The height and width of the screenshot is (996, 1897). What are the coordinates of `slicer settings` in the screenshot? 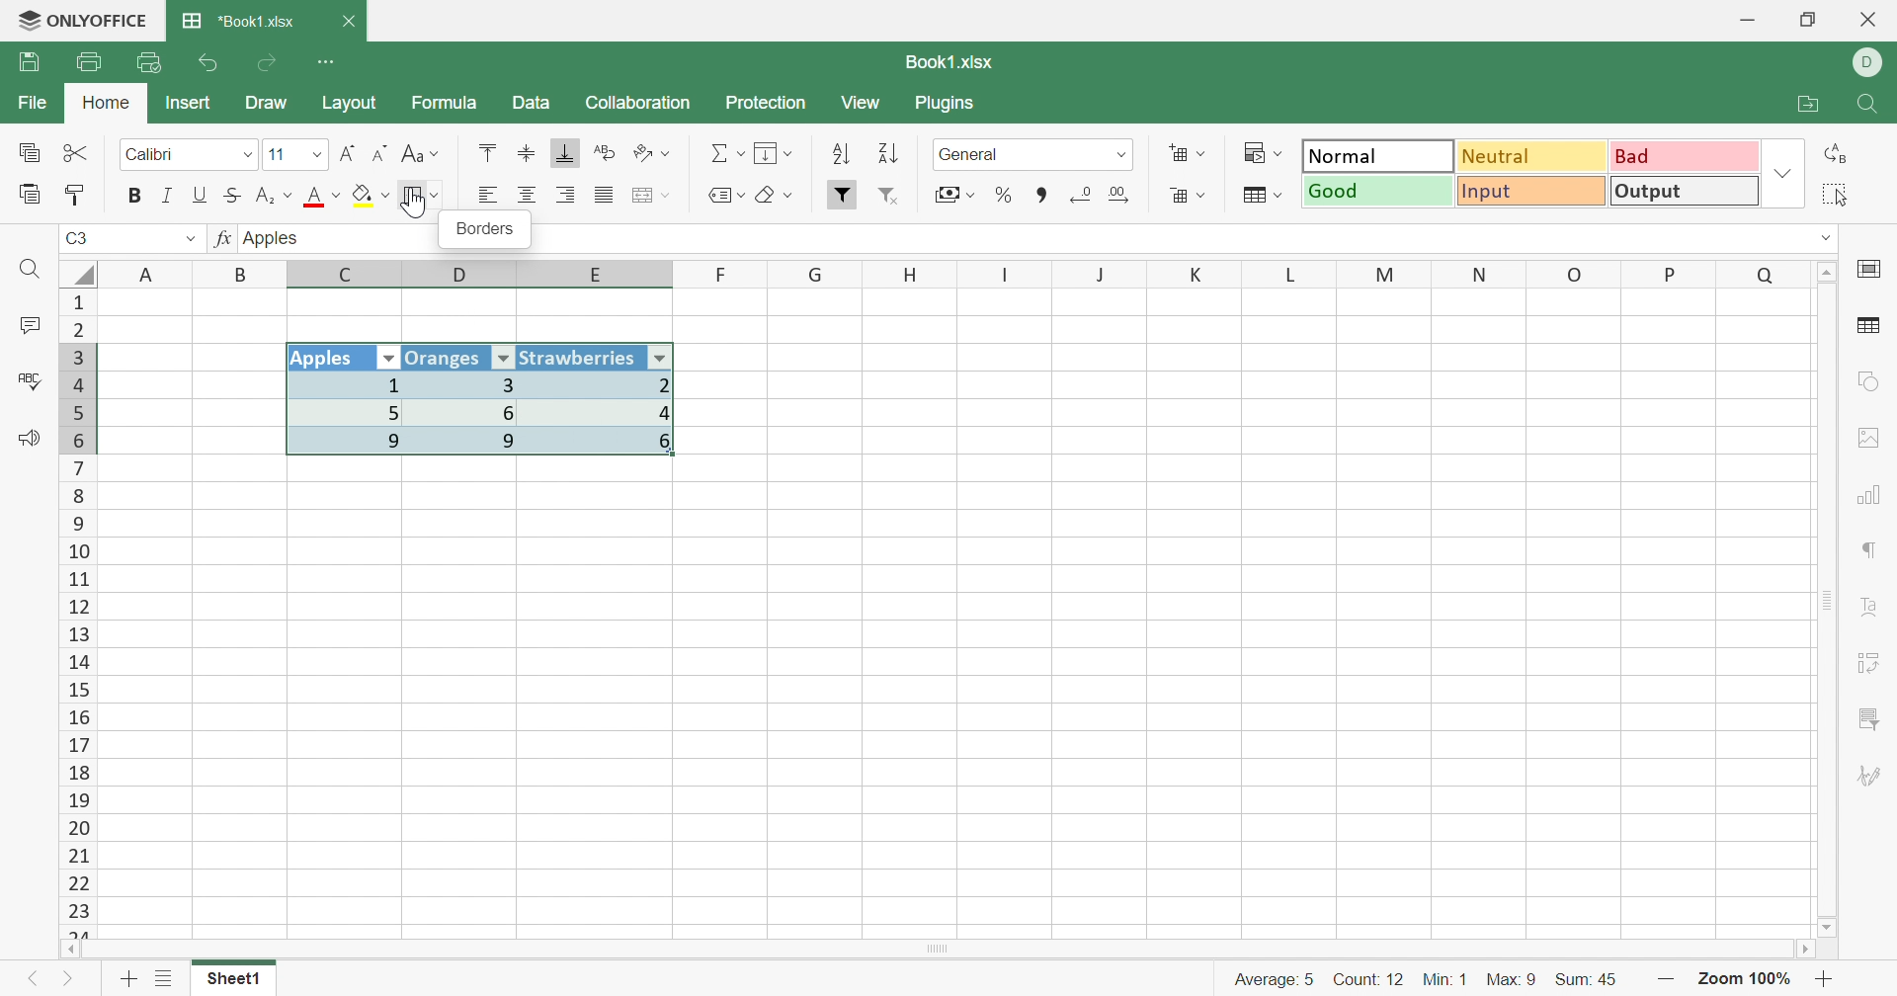 It's located at (1869, 714).